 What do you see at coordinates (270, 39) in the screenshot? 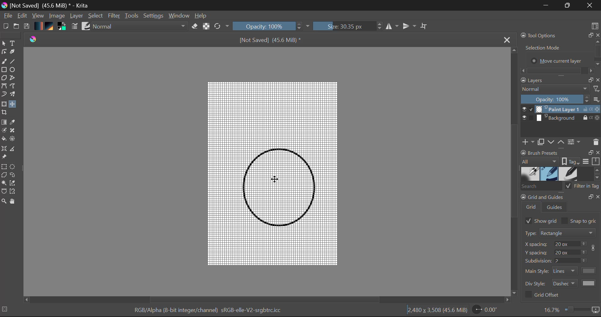
I see `File Name & Size` at bounding box center [270, 39].